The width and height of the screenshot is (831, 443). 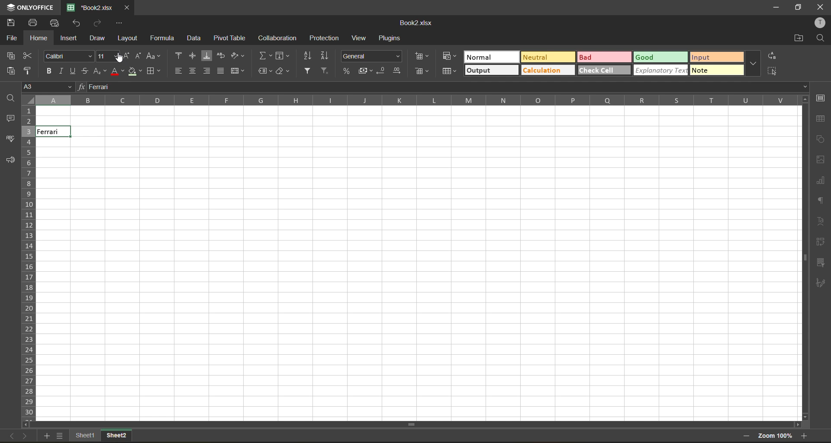 What do you see at coordinates (98, 23) in the screenshot?
I see `redo` at bounding box center [98, 23].